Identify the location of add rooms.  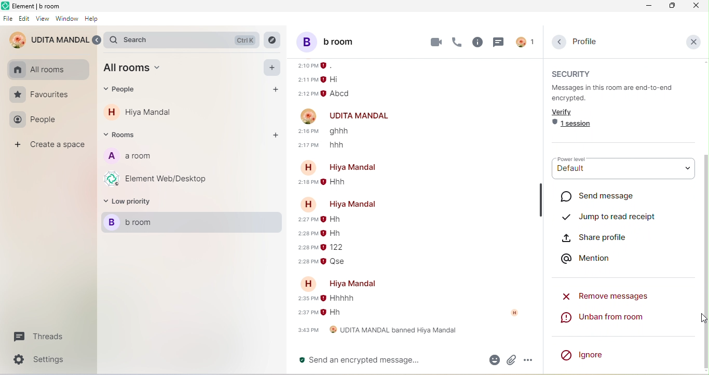
(275, 135).